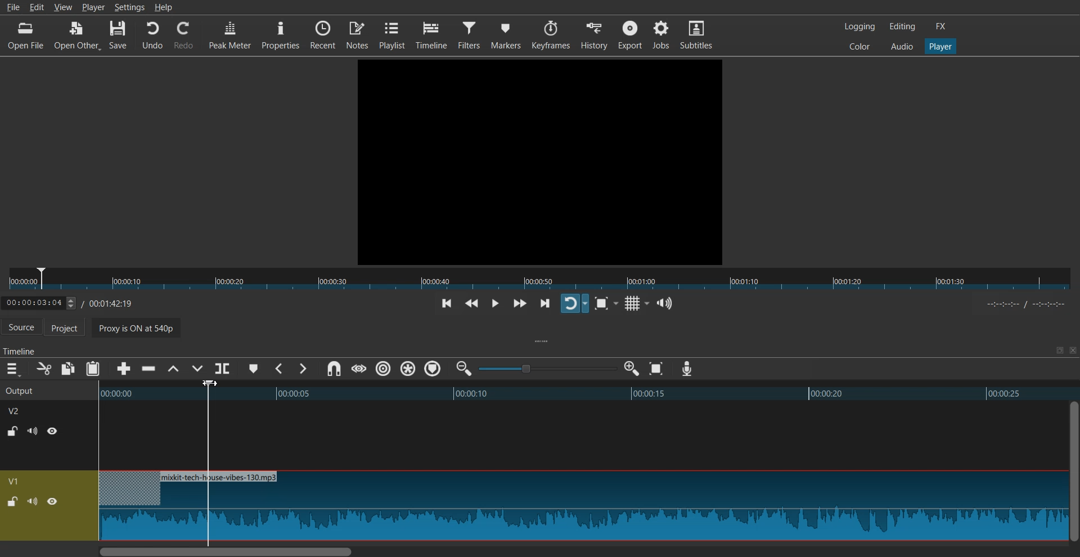 This screenshot has height=557, width=1080. Describe the element at coordinates (506, 34) in the screenshot. I see `Markers` at that location.